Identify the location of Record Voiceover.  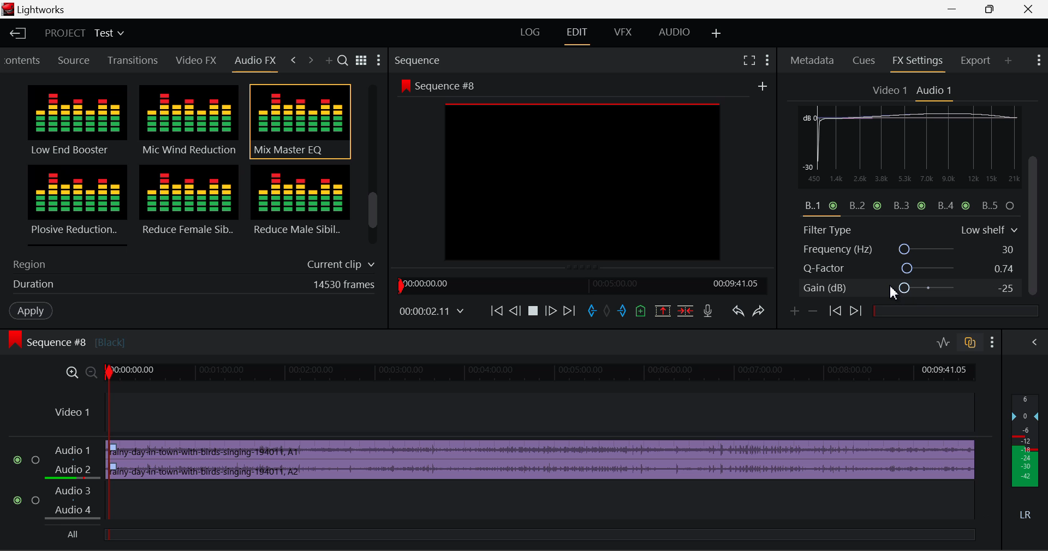
(707, 312).